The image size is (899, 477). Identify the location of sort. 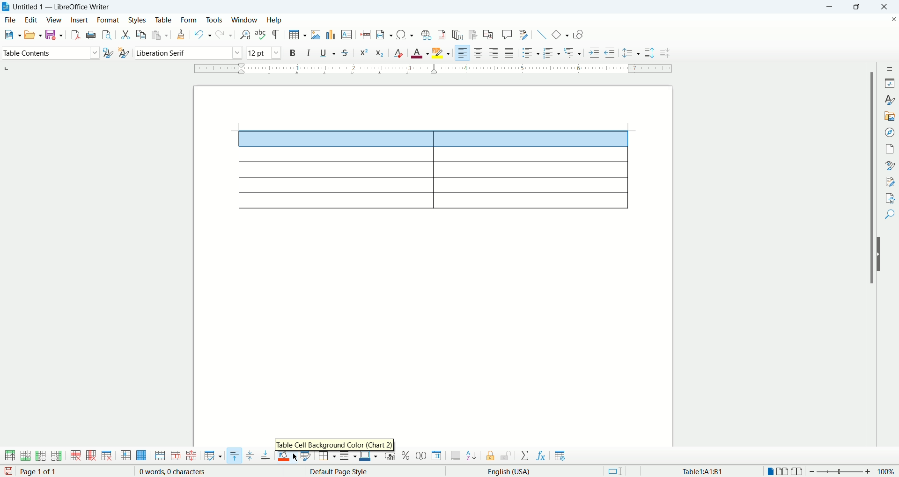
(472, 455).